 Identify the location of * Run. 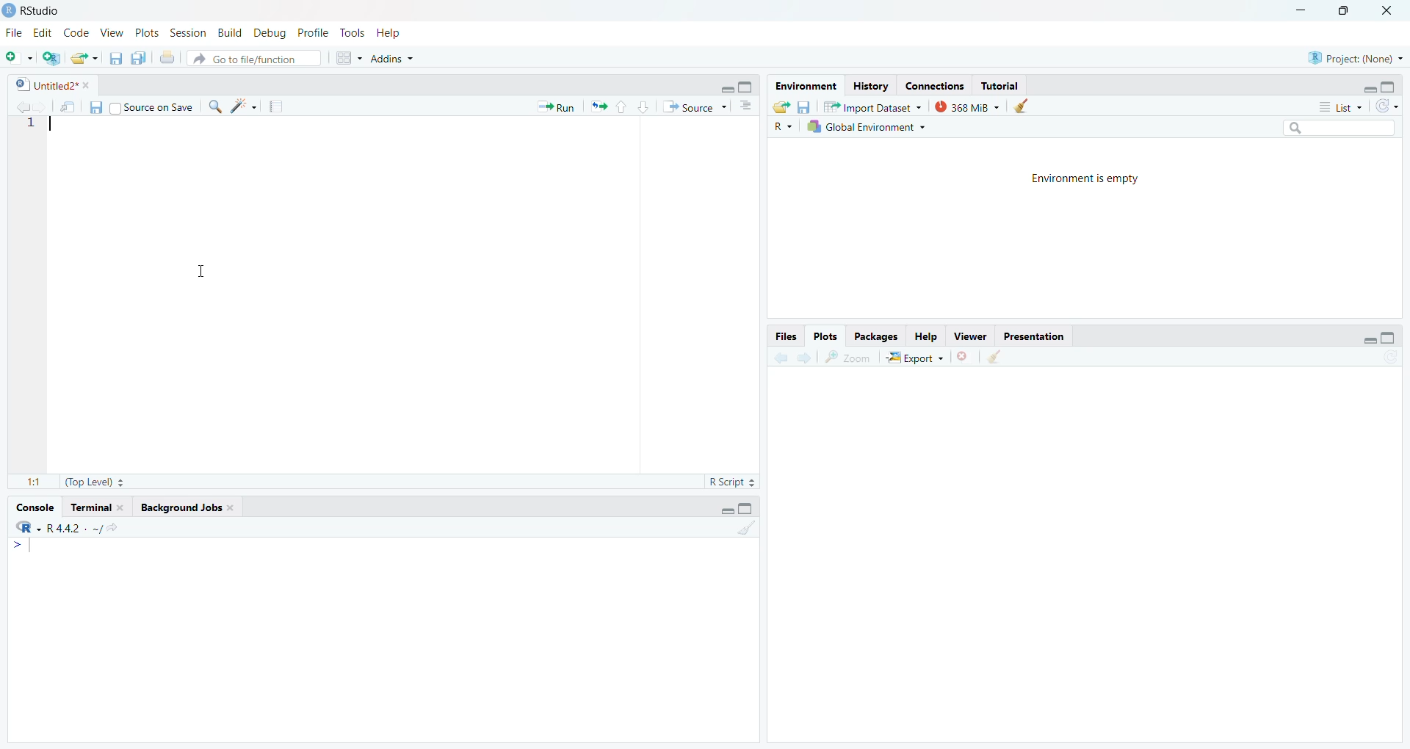
(554, 107).